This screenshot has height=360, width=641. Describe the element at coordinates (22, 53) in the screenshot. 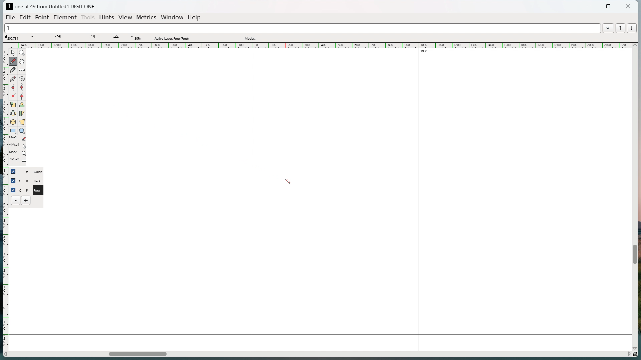

I see `magnify` at that location.